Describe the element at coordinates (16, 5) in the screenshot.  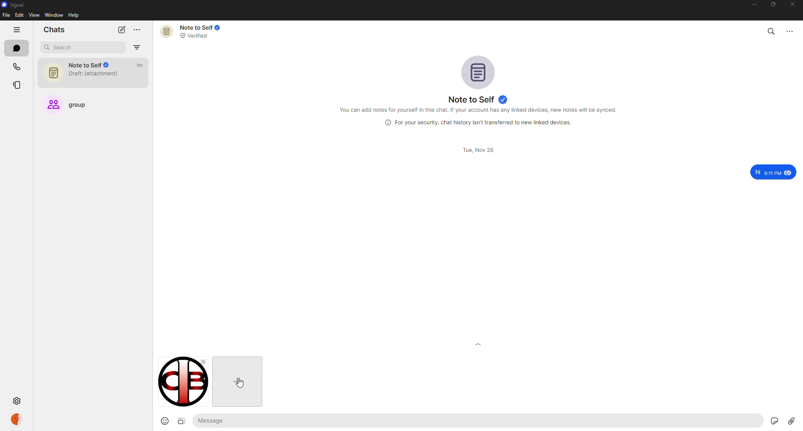
I see `signal` at that location.